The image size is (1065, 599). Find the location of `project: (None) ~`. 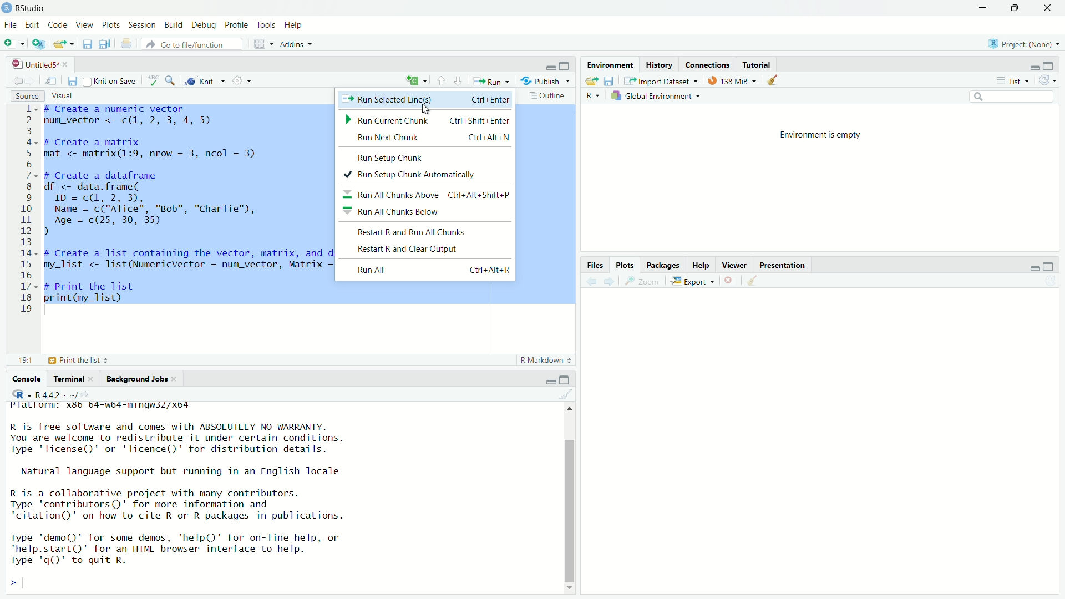

project: (None) ~ is located at coordinates (1023, 44).